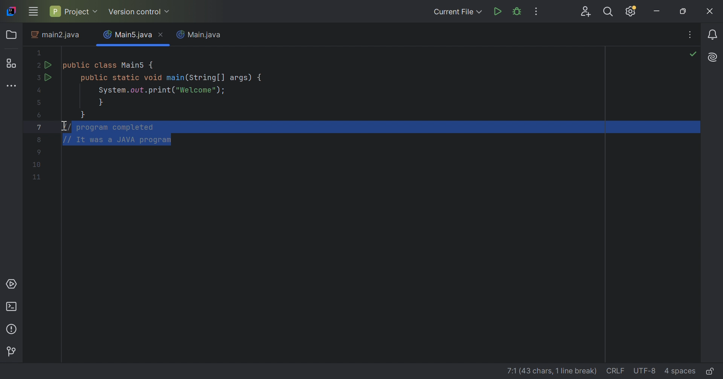 Image resolution: width=723 pixels, height=379 pixels. Describe the element at coordinates (694, 55) in the screenshot. I see `No problems found` at that location.